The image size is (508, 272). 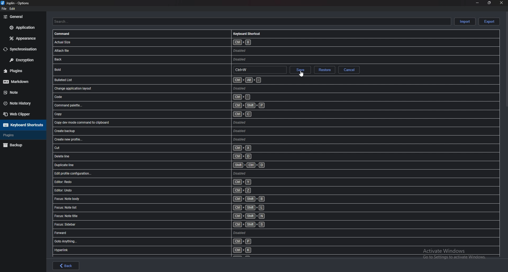 I want to click on Application, so click(x=22, y=27).